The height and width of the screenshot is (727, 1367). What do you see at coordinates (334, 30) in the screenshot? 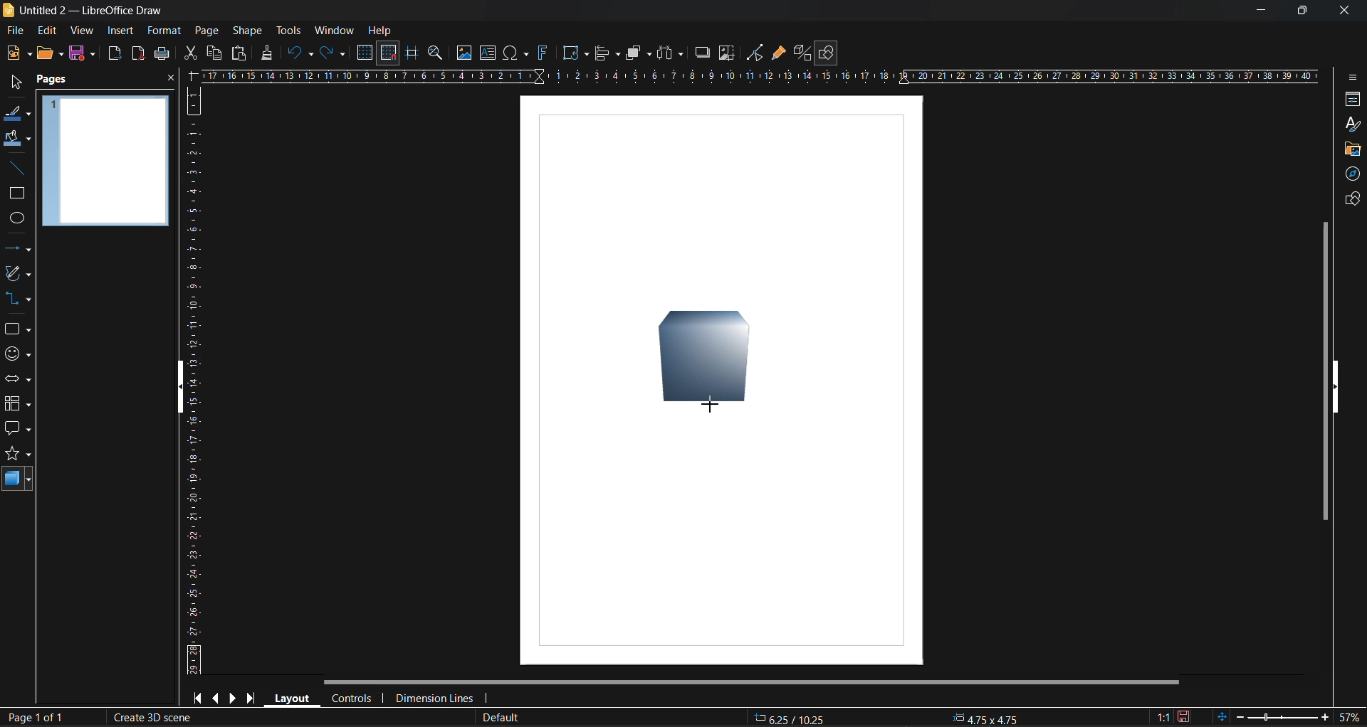
I see `window` at bounding box center [334, 30].